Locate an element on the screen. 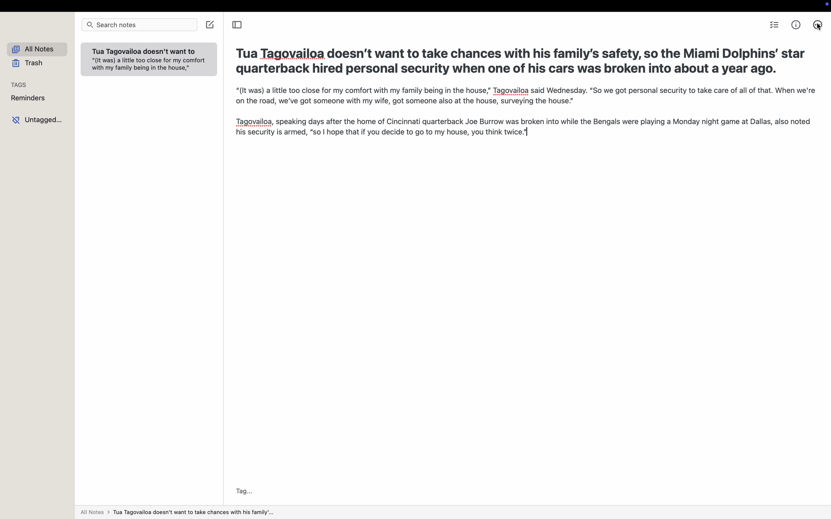 The image size is (831, 519). metrics is located at coordinates (797, 25).